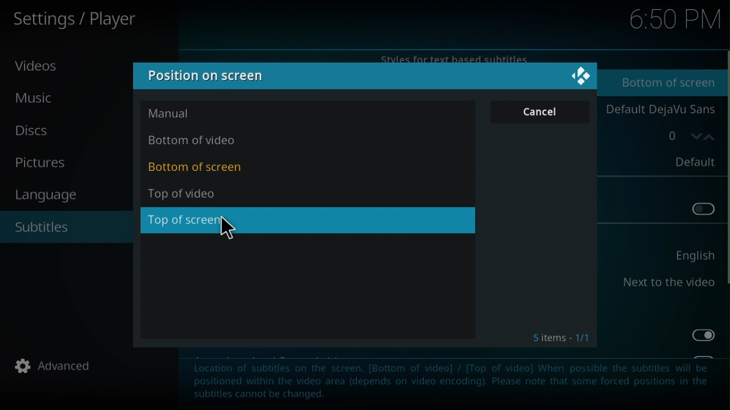 This screenshot has height=410, width=730. What do you see at coordinates (449, 56) in the screenshot?
I see `Styles for text based` at bounding box center [449, 56].